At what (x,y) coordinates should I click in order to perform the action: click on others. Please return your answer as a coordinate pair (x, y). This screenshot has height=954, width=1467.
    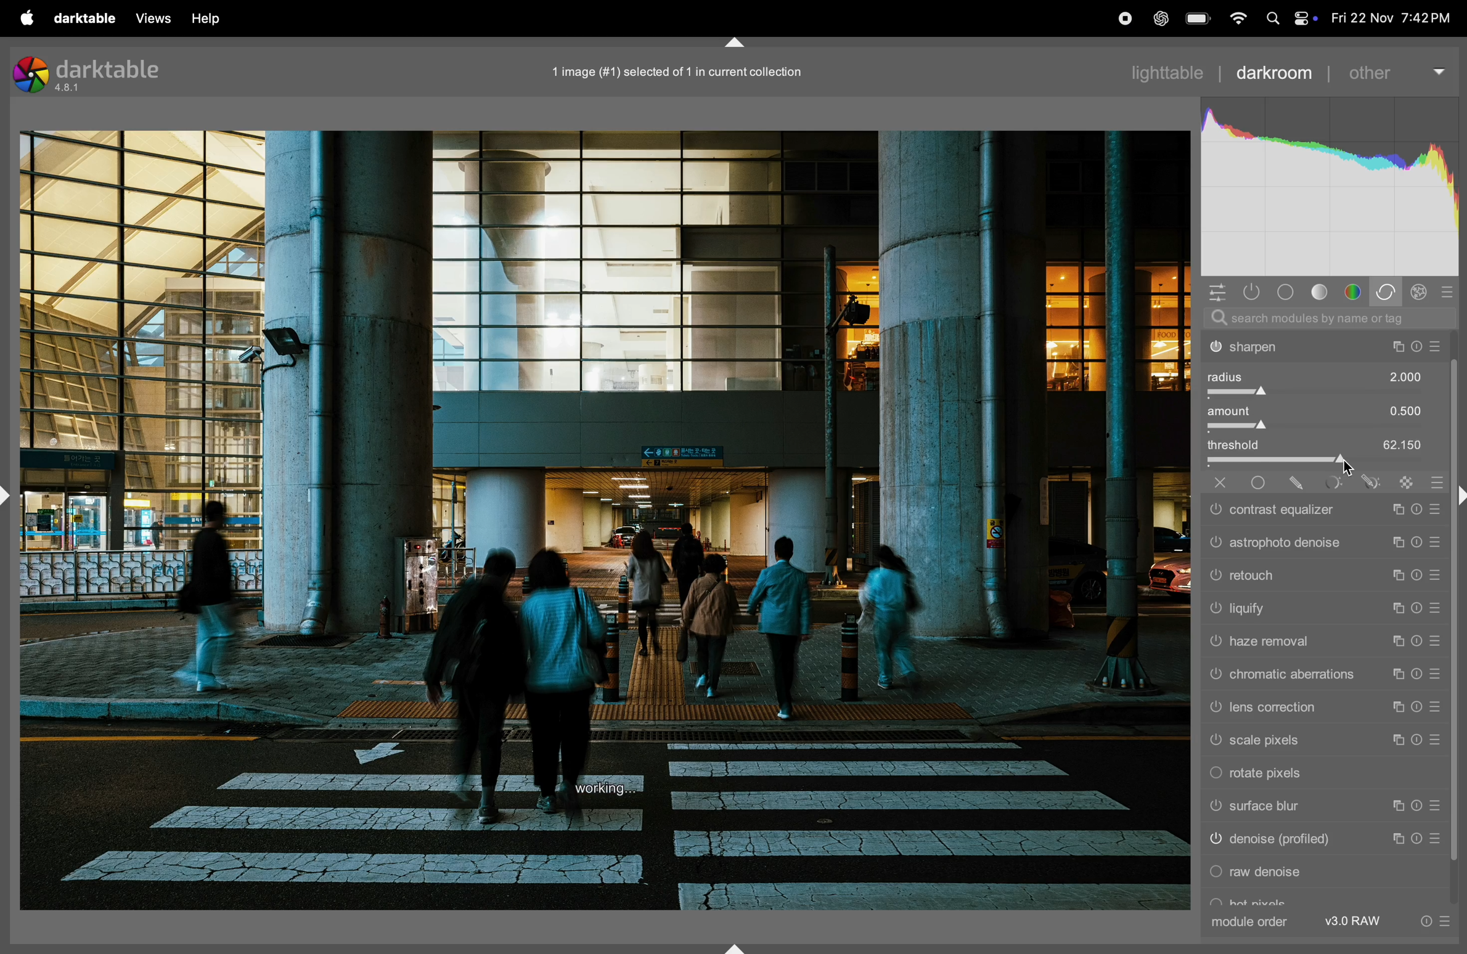
    Looking at the image, I should click on (1395, 72).